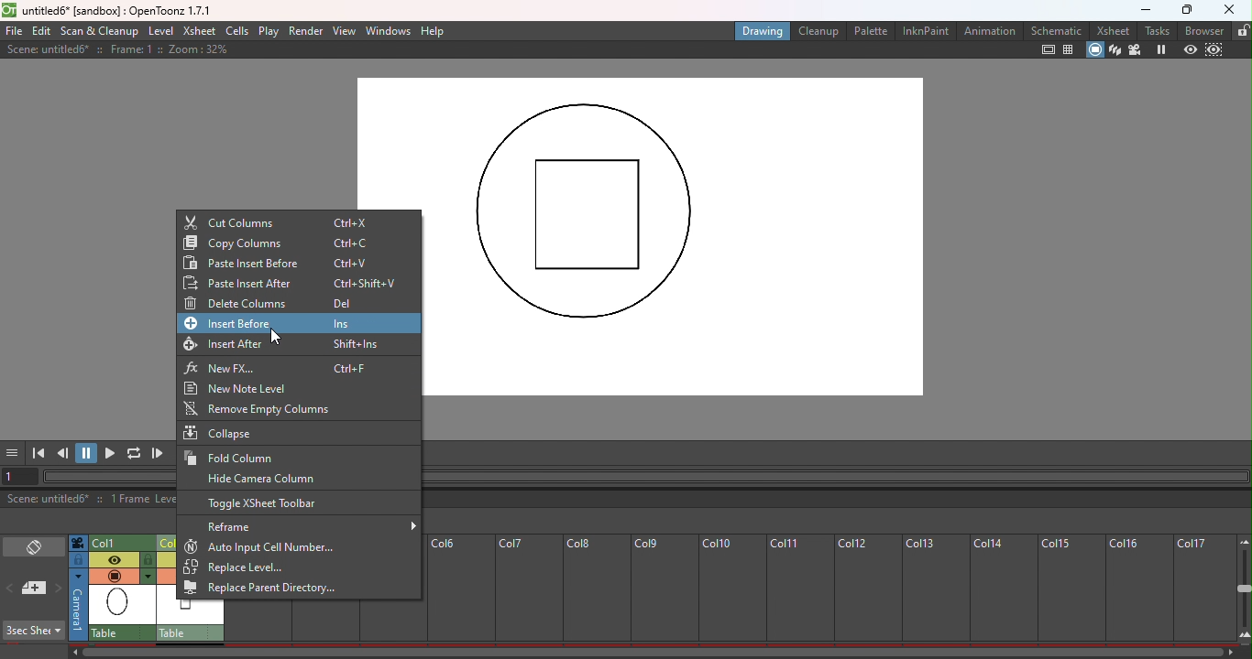 The image size is (1252, 659). What do you see at coordinates (298, 221) in the screenshot?
I see `Cut columns` at bounding box center [298, 221].